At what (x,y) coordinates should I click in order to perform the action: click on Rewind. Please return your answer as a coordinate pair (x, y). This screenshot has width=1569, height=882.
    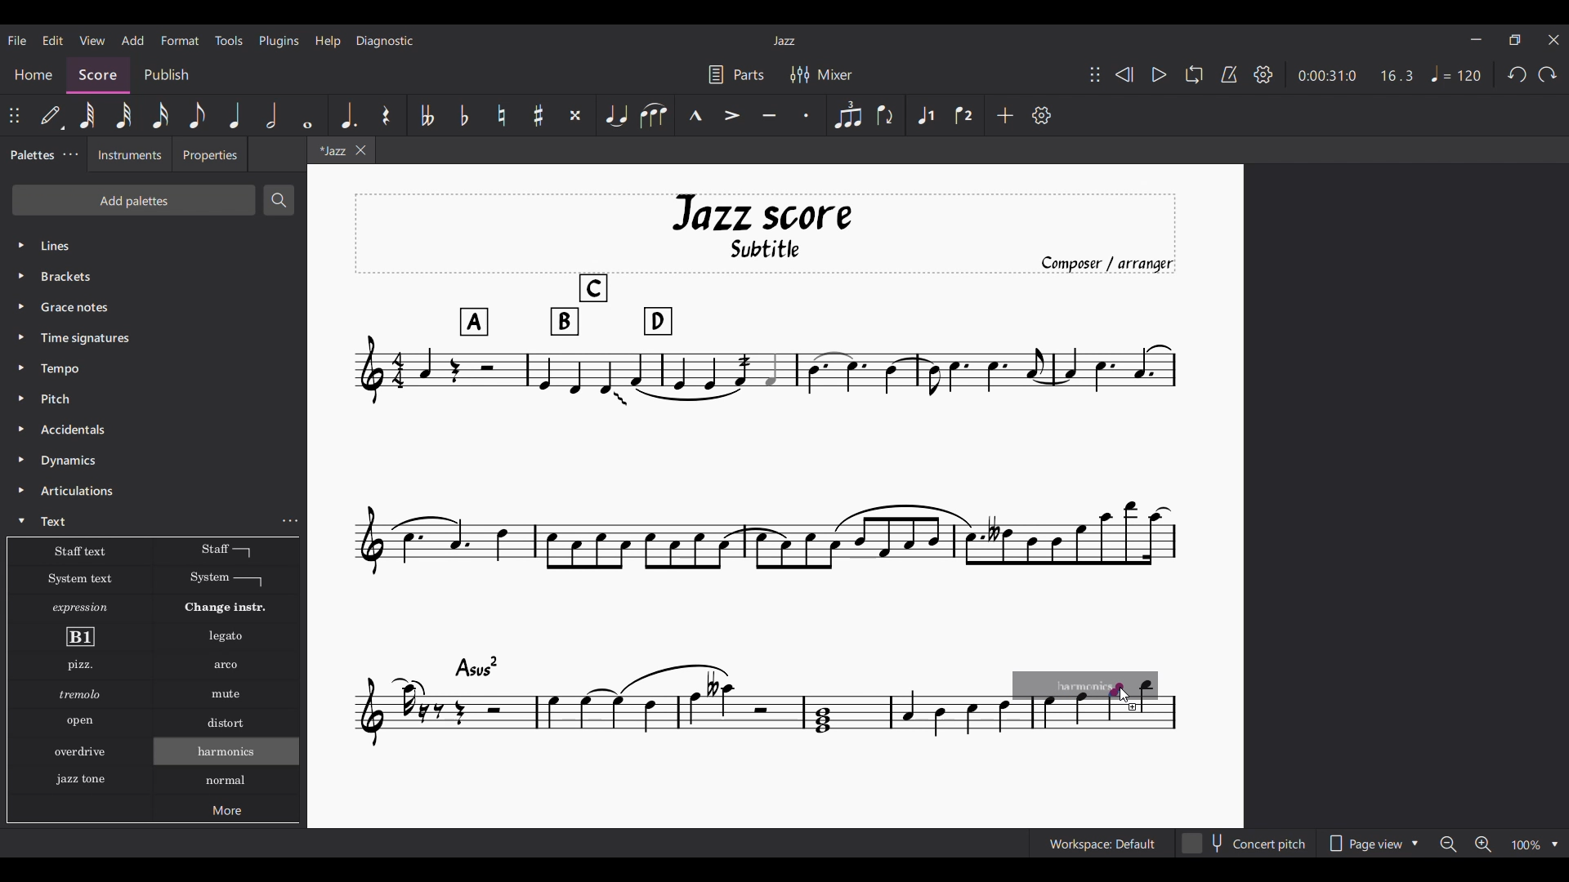
    Looking at the image, I should click on (1124, 74).